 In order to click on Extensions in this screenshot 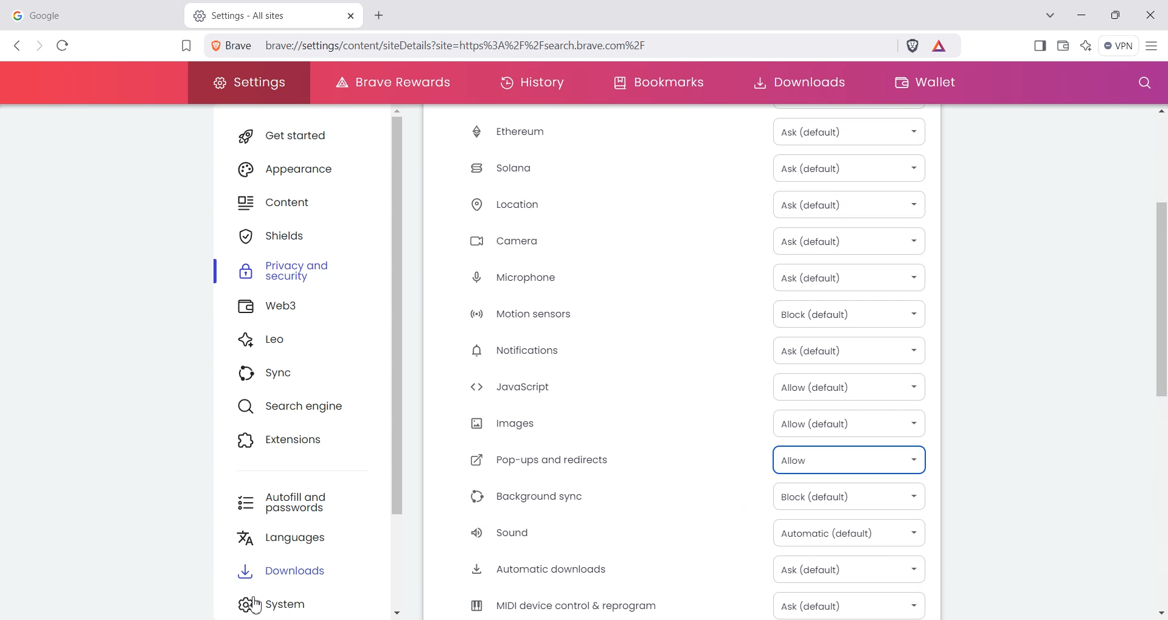, I will do `click(299, 442)`.